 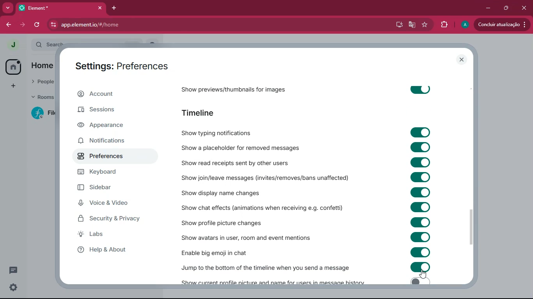 I want to click on j, so click(x=9, y=45).